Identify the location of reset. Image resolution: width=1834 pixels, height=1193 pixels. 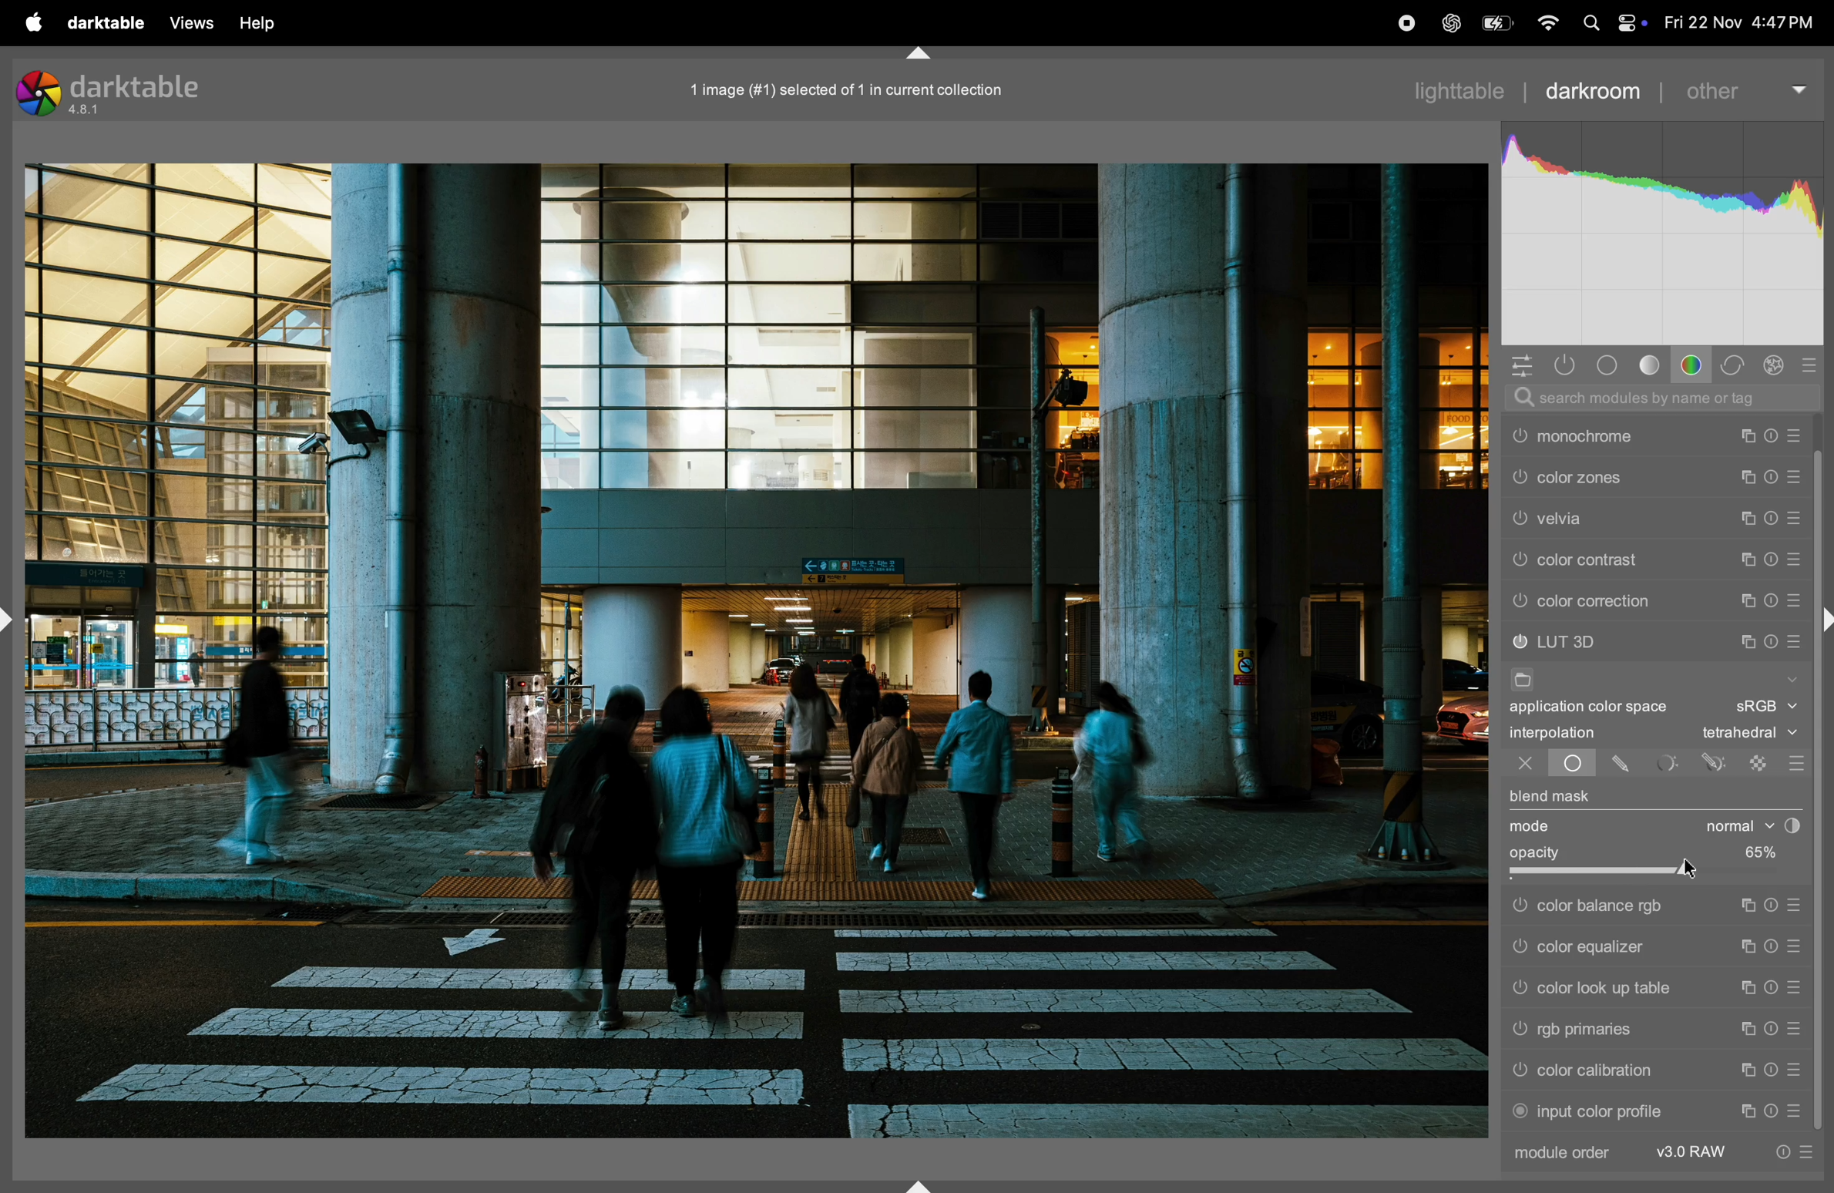
(1772, 1110).